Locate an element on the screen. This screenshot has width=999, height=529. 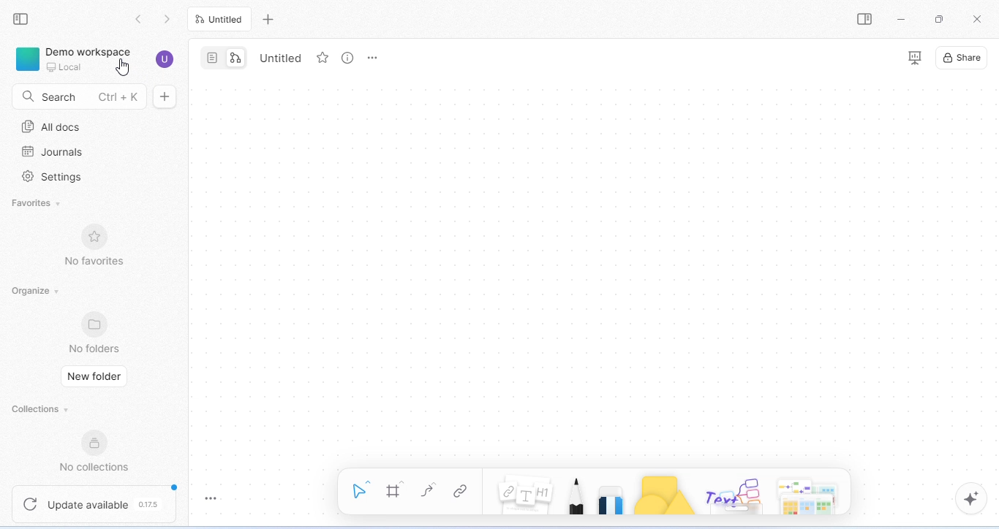
toggle zoom is located at coordinates (211, 495).